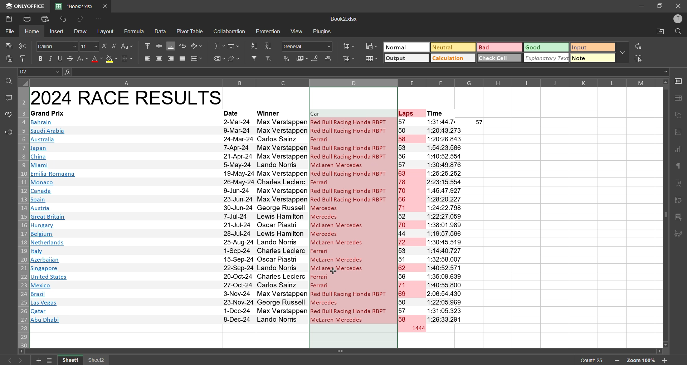 The width and height of the screenshot is (687, 365). Describe the element at coordinates (642, 6) in the screenshot. I see `minimize` at that location.